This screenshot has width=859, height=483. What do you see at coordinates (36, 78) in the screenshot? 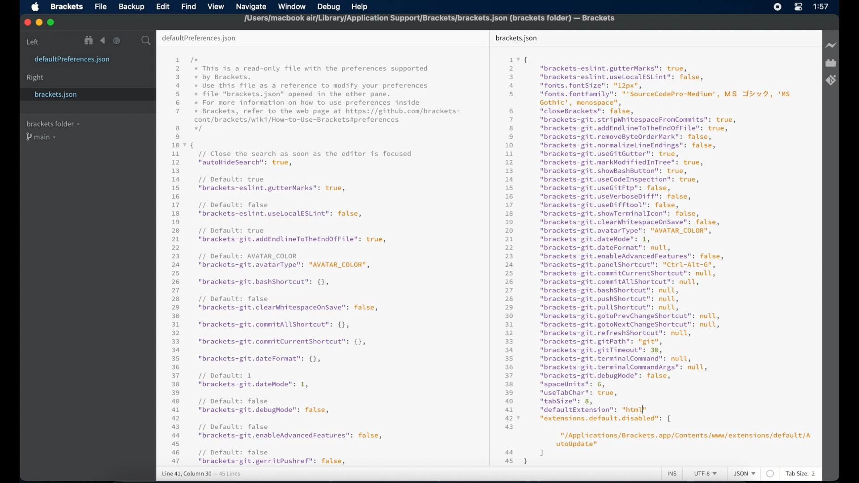
I see `right` at bounding box center [36, 78].